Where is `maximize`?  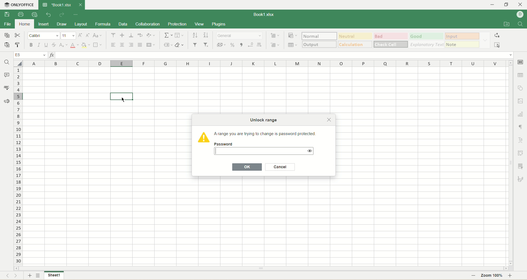 maximize is located at coordinates (506, 4).